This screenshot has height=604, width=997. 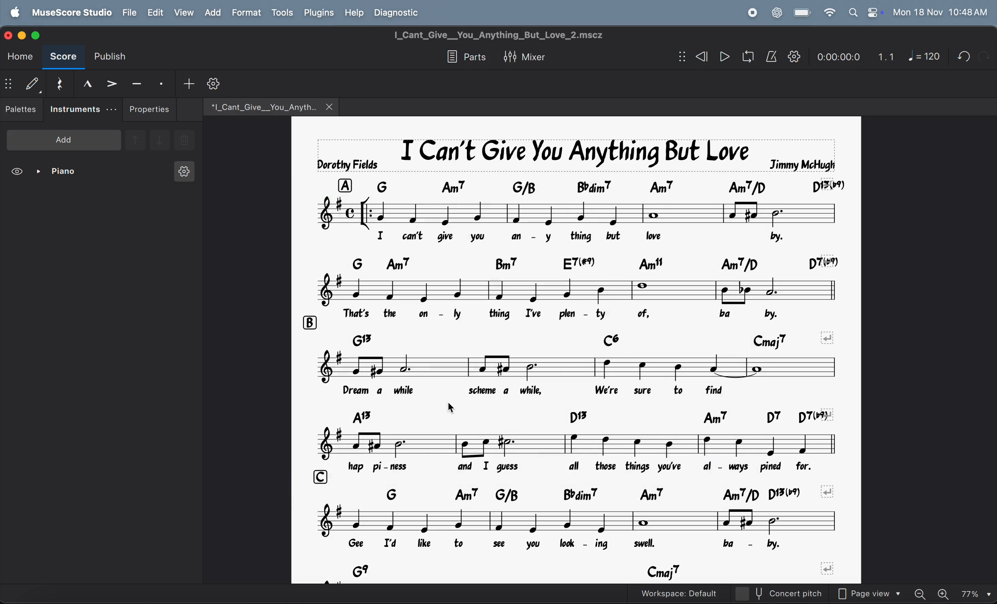 What do you see at coordinates (696, 593) in the screenshot?
I see `workspace default` at bounding box center [696, 593].